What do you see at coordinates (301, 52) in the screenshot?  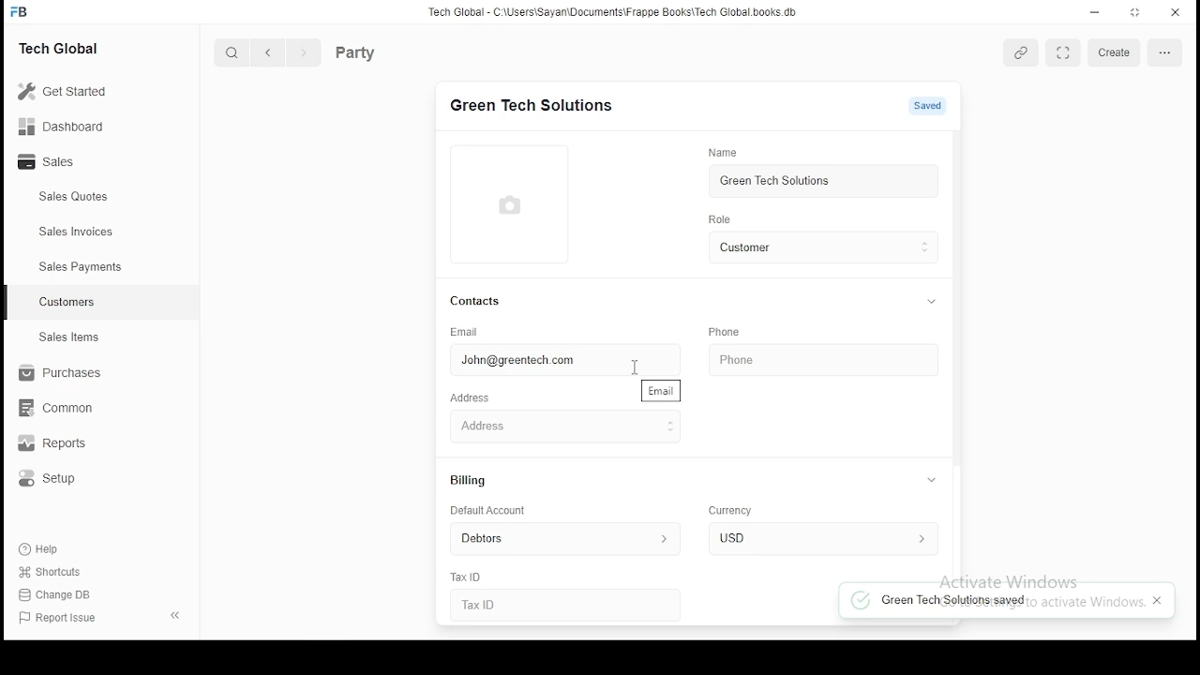 I see `next` at bounding box center [301, 52].